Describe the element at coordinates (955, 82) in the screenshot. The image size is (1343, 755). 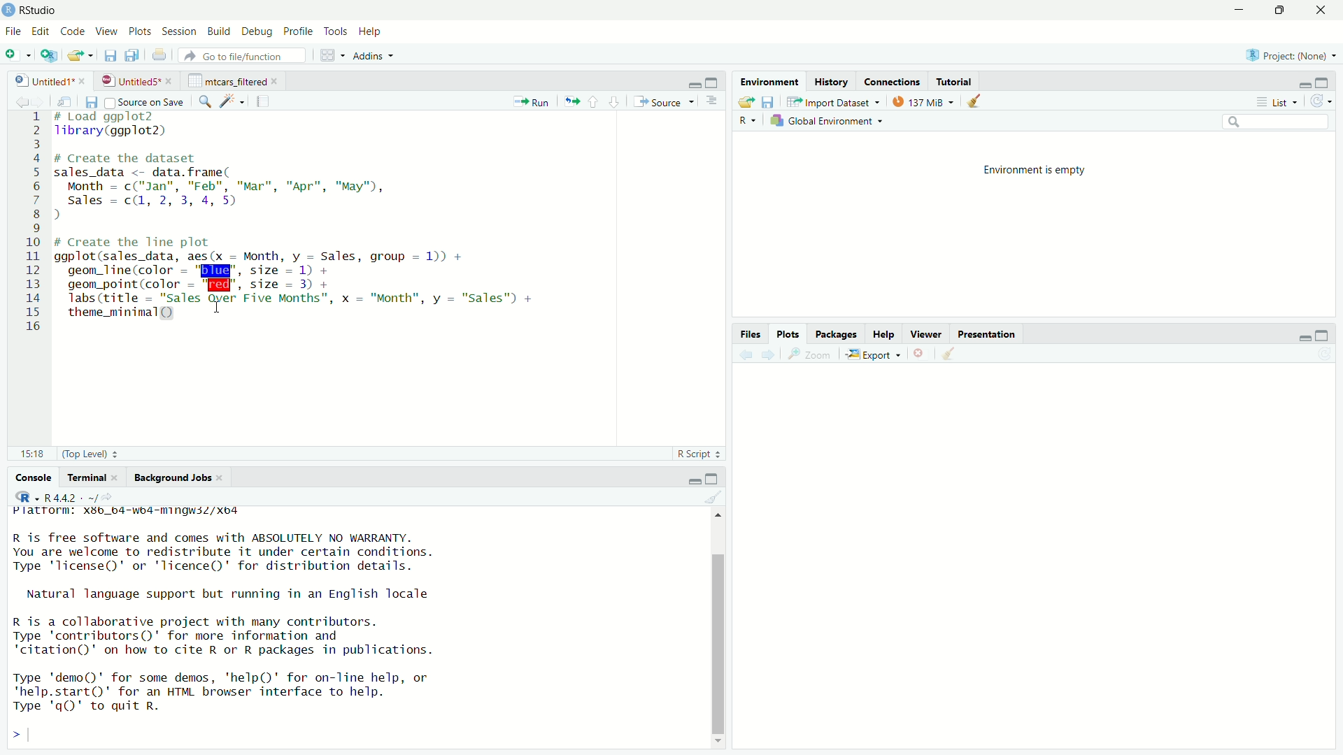
I see `Tutorial` at that location.